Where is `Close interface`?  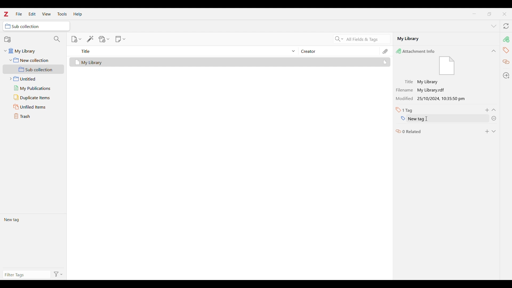 Close interface is located at coordinates (504, 14).